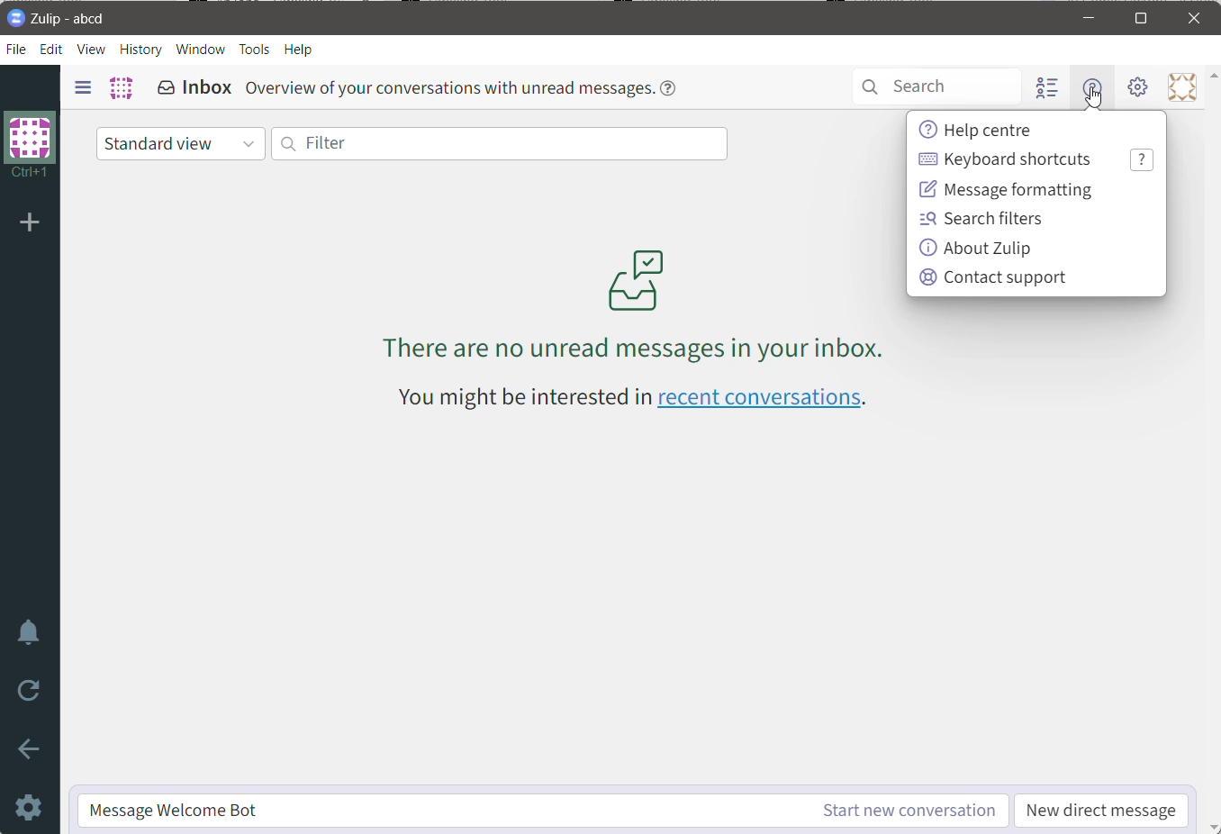 This screenshot has width=1221, height=834. I want to click on Organization , so click(121, 89).